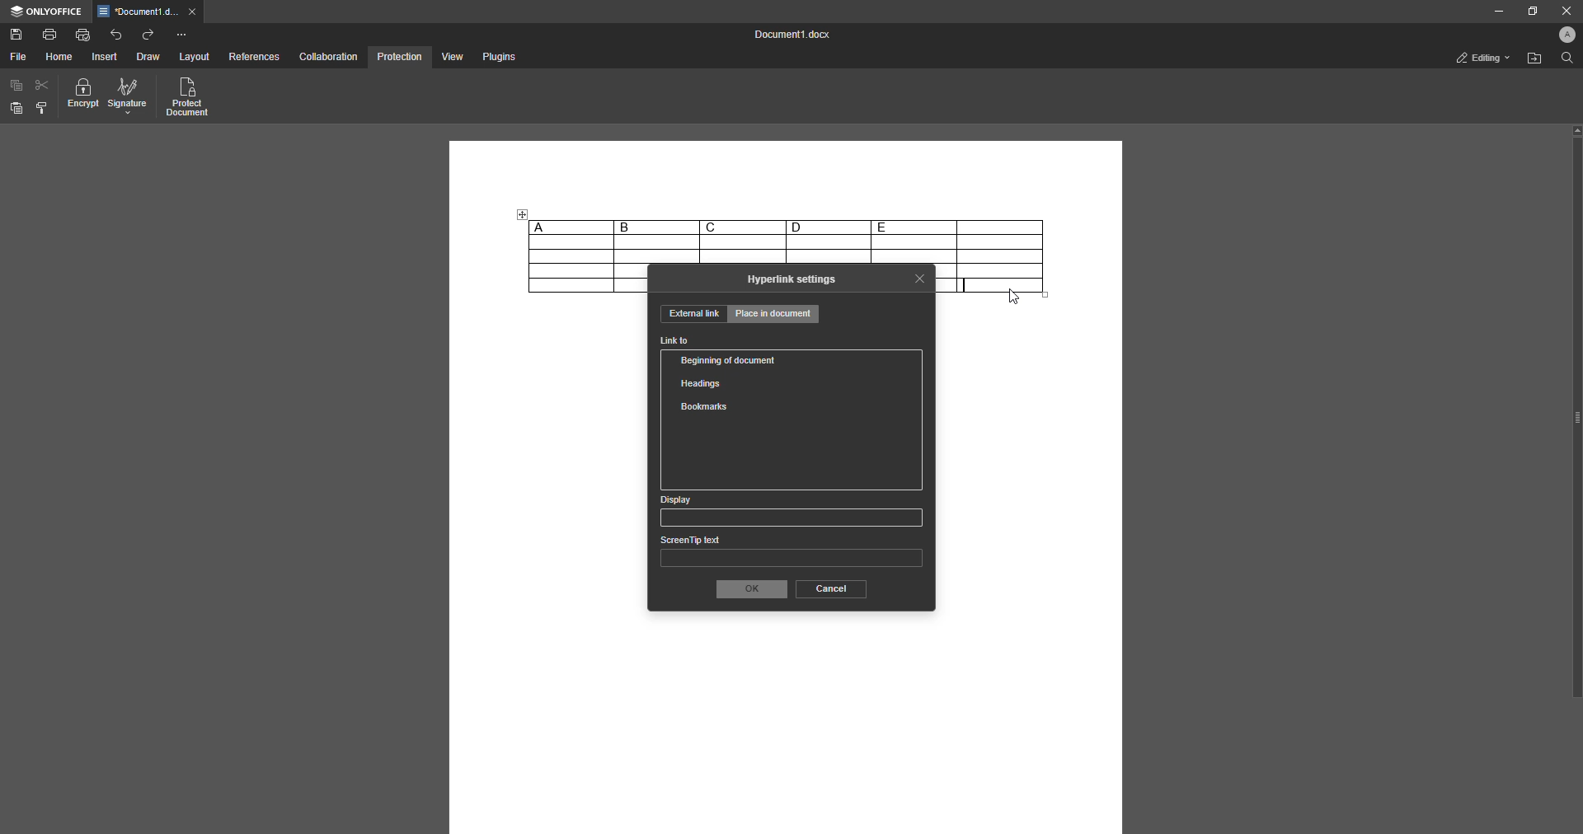 Image resolution: width=1583 pixels, height=834 pixels. Describe the element at coordinates (775, 316) in the screenshot. I see `Place in document` at that location.